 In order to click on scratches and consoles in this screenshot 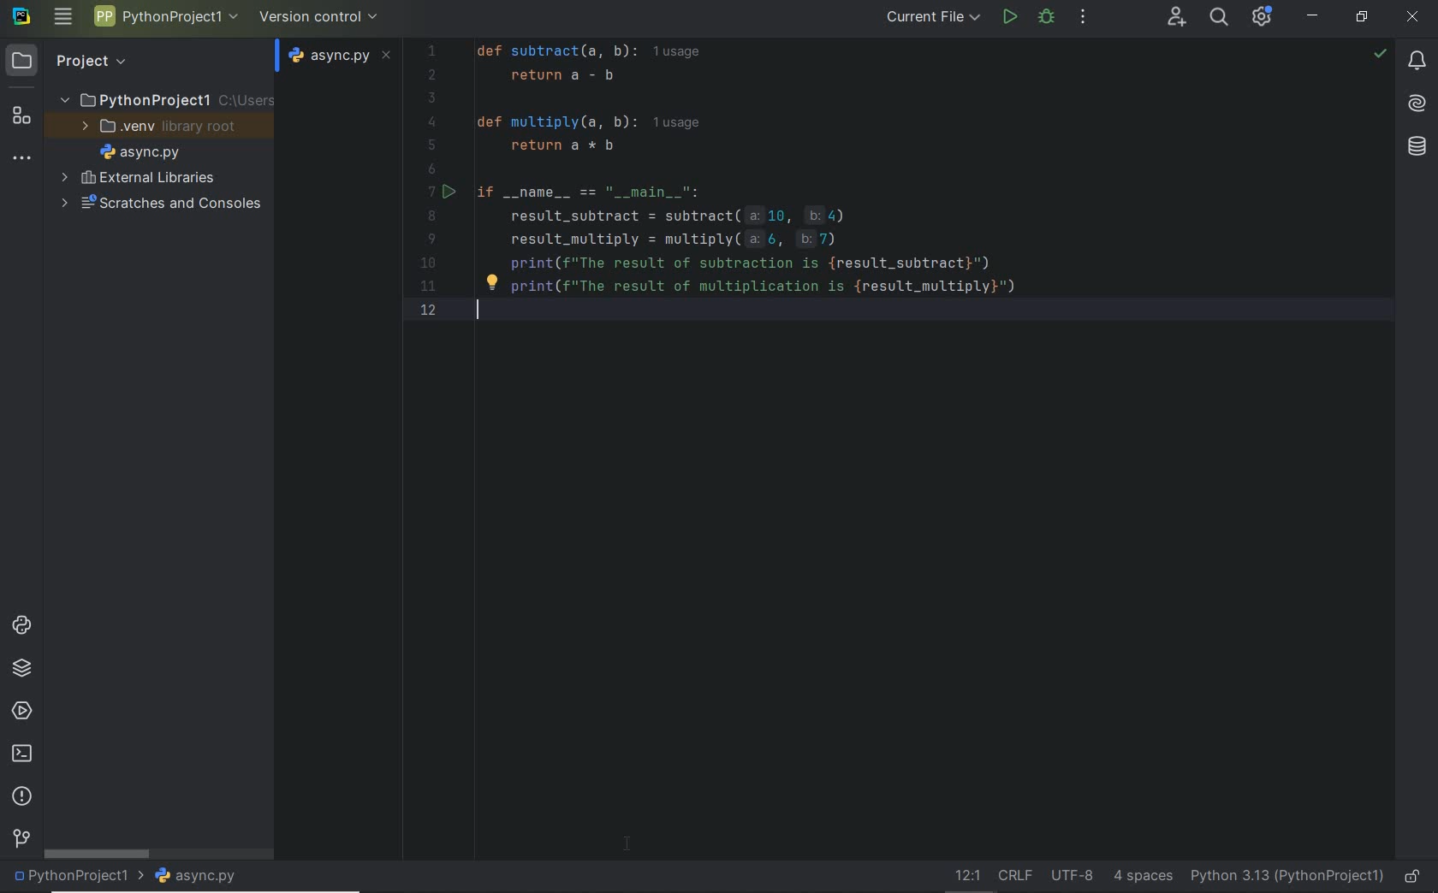, I will do `click(155, 205)`.